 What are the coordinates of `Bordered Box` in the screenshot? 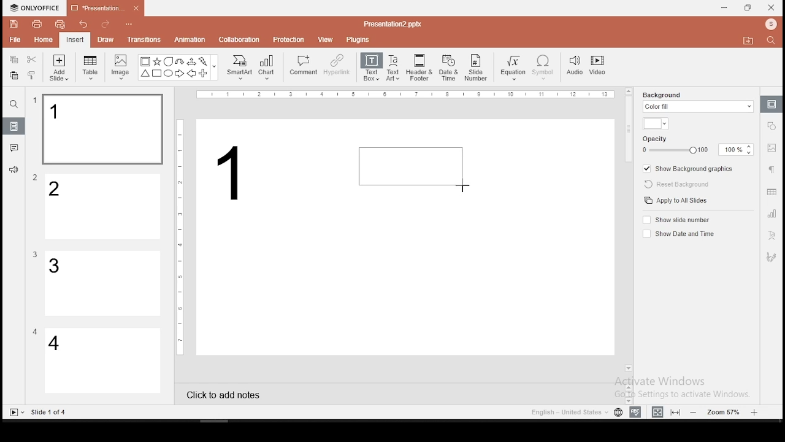 It's located at (145, 61).